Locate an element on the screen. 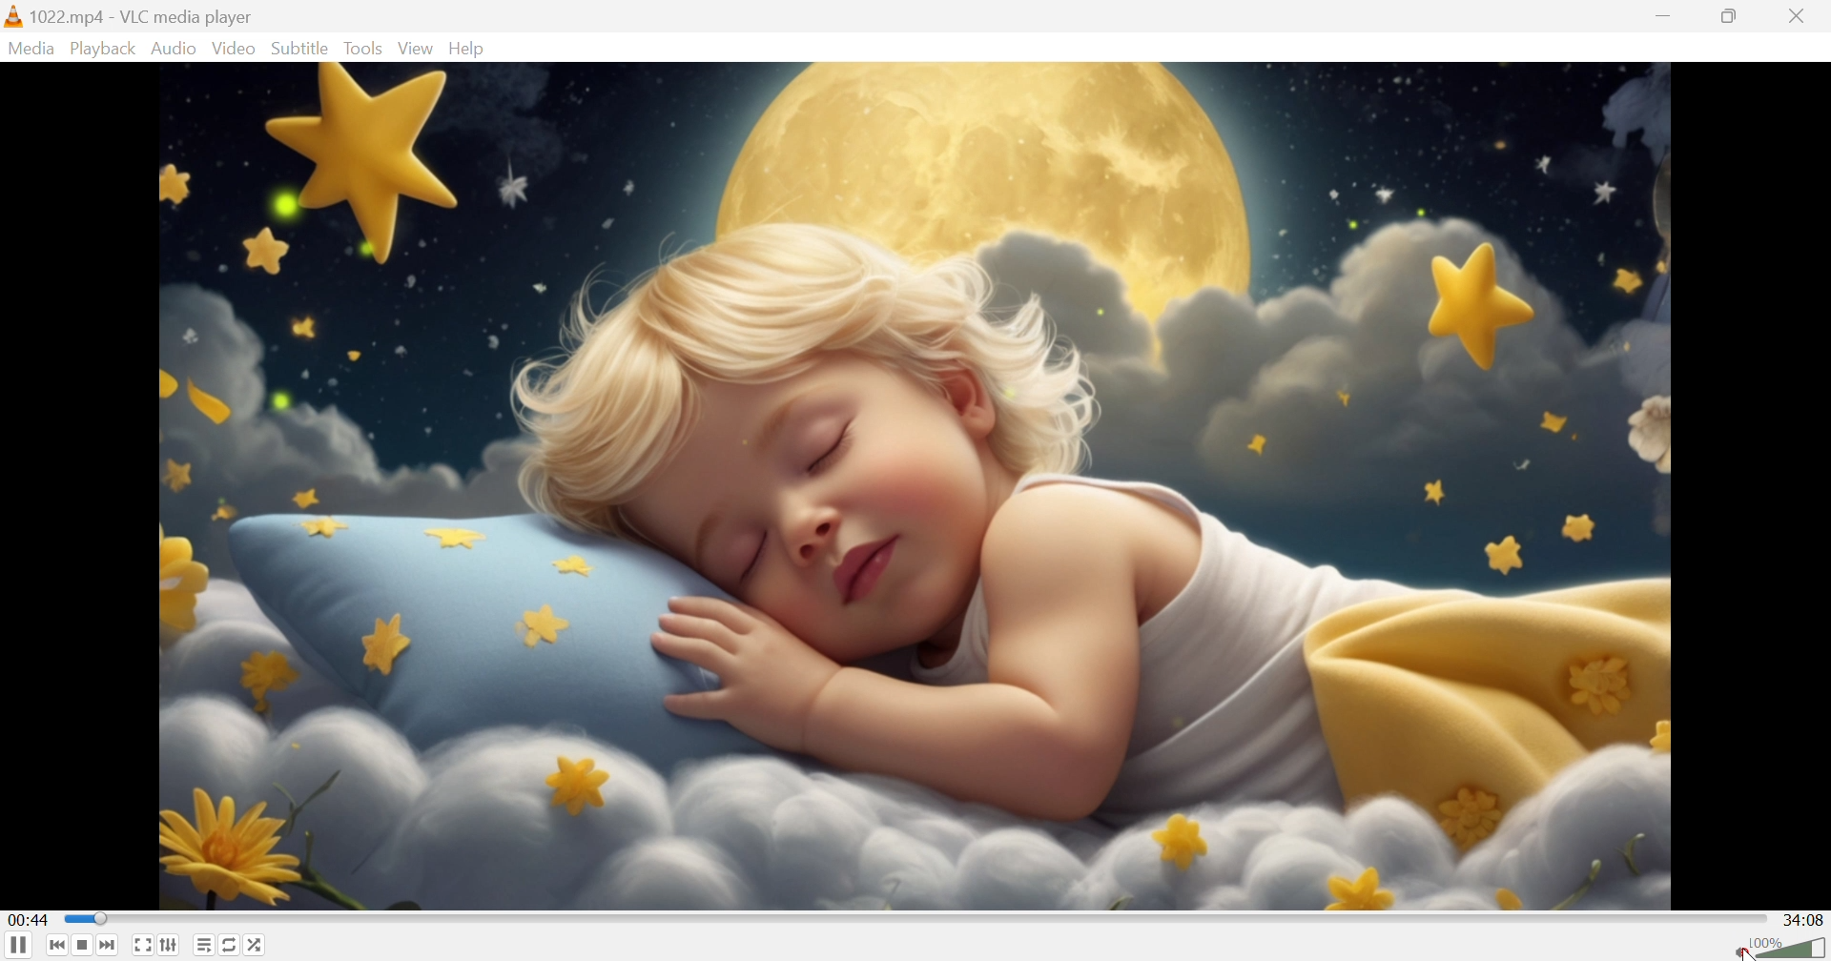  Previous media in the playlist, skip backward when held is located at coordinates (54, 945).